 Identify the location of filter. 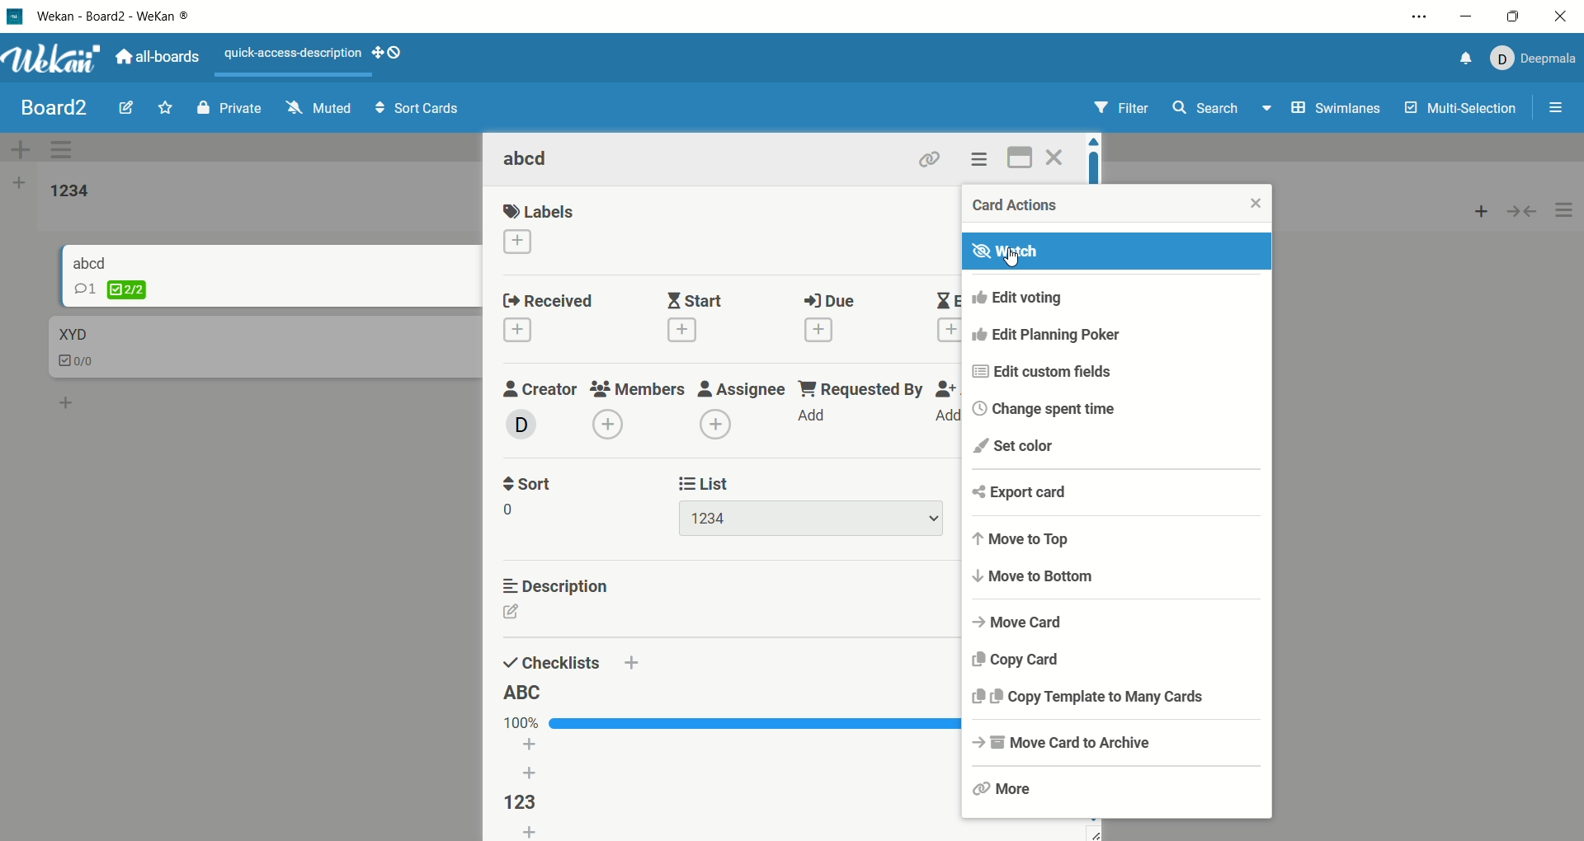
(1127, 108).